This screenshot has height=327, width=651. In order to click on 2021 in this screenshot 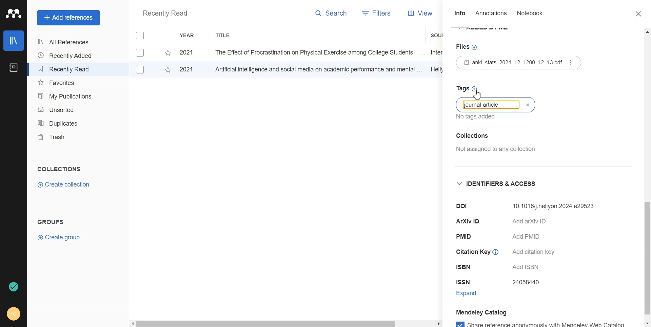, I will do `click(190, 70)`.